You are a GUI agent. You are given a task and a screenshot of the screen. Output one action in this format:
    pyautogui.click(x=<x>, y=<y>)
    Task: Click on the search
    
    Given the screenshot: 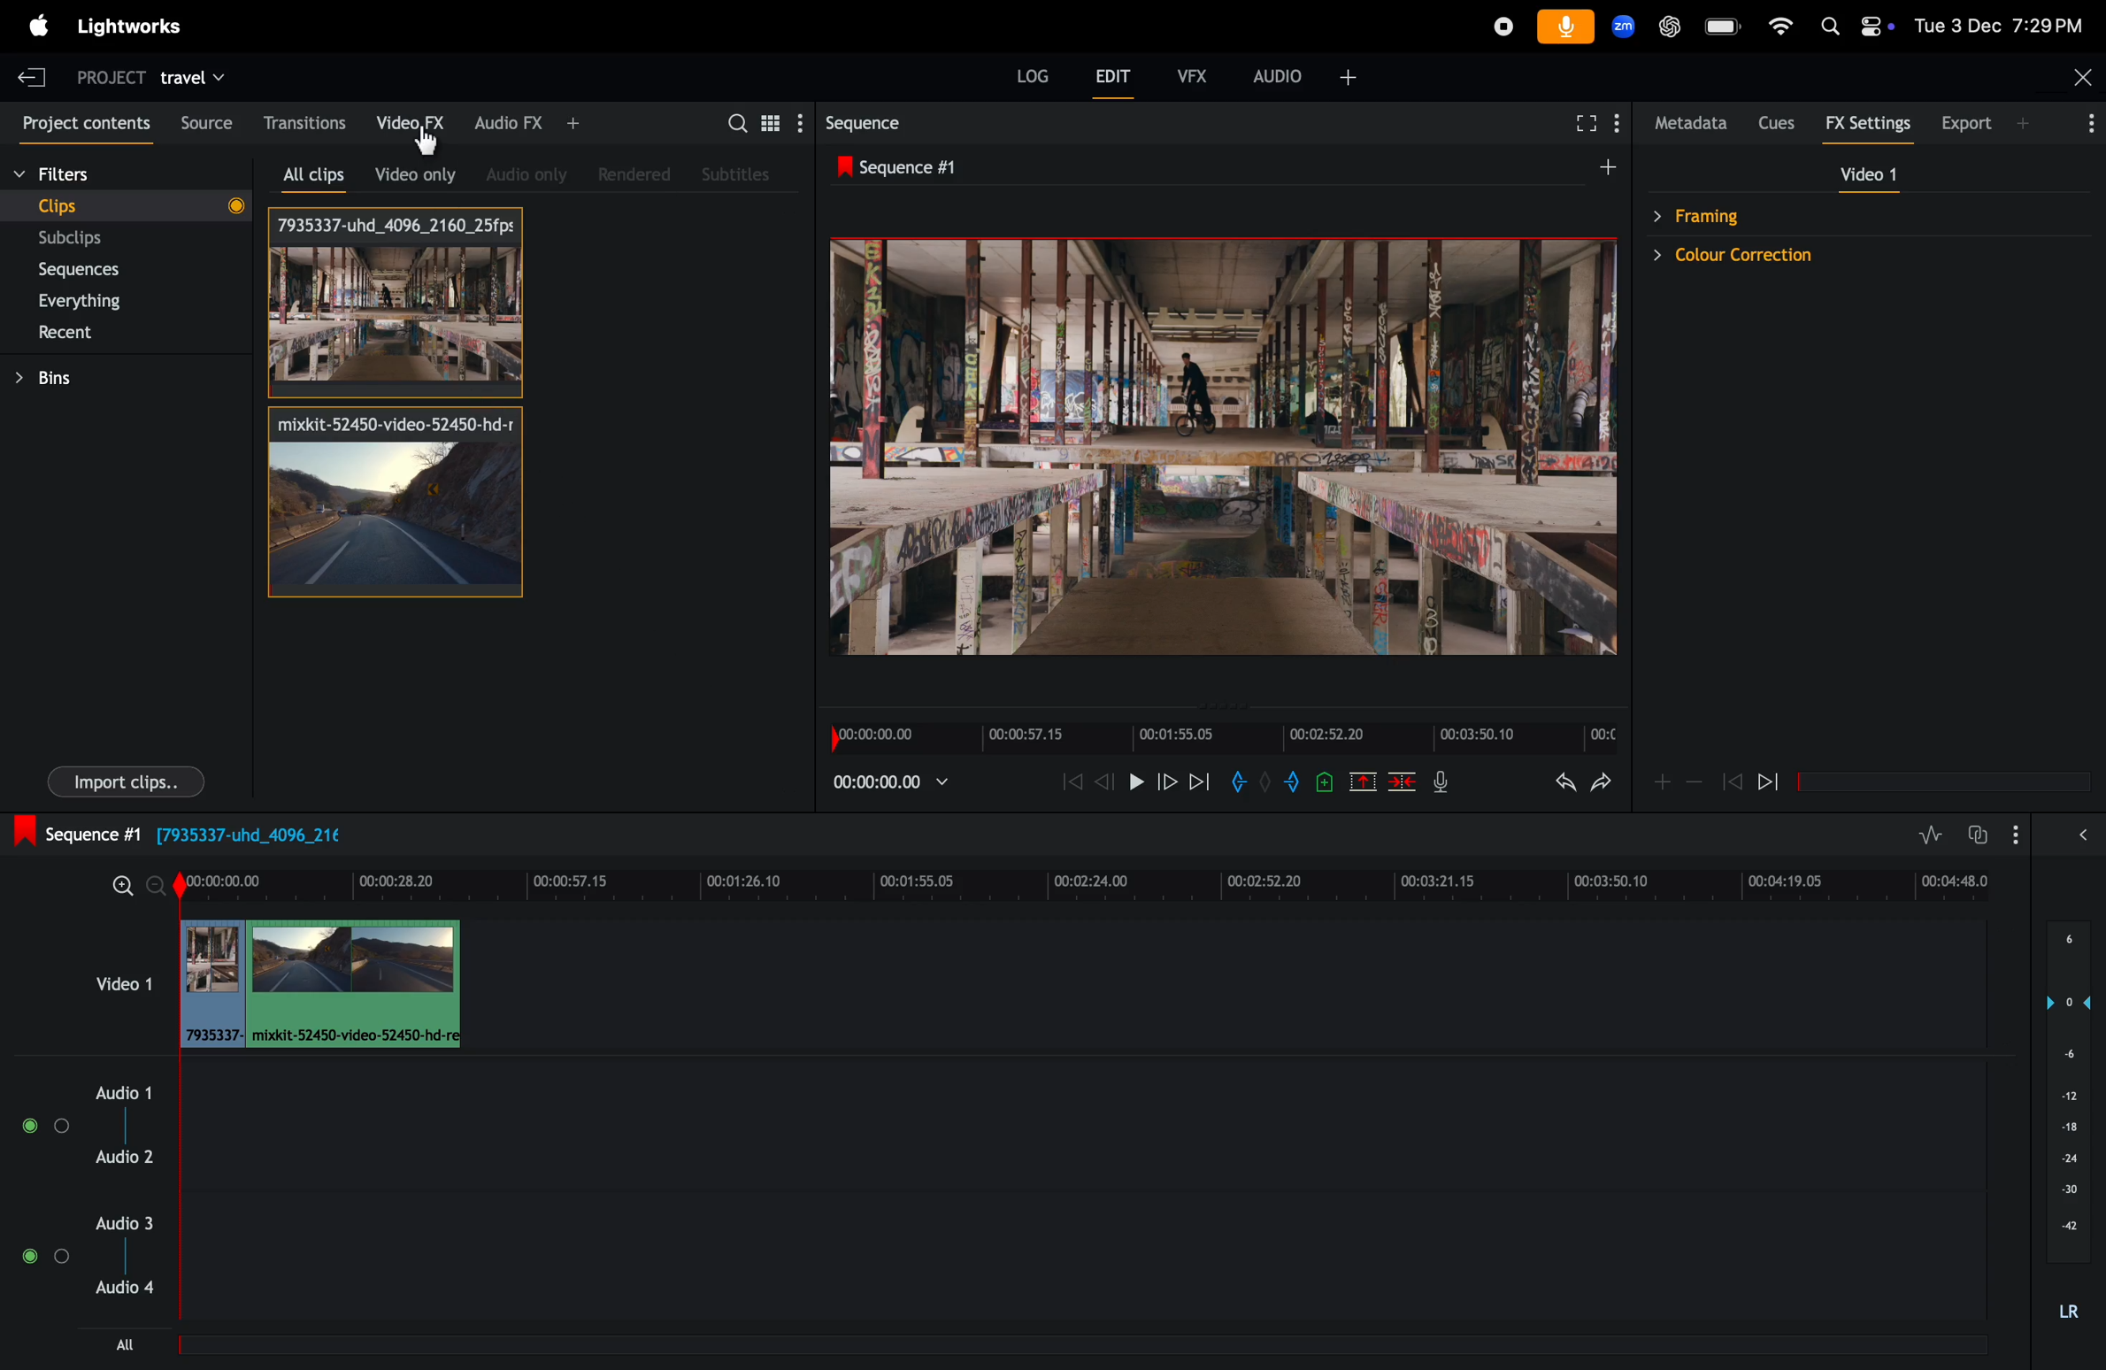 What is the action you would take?
    pyautogui.click(x=734, y=124)
    